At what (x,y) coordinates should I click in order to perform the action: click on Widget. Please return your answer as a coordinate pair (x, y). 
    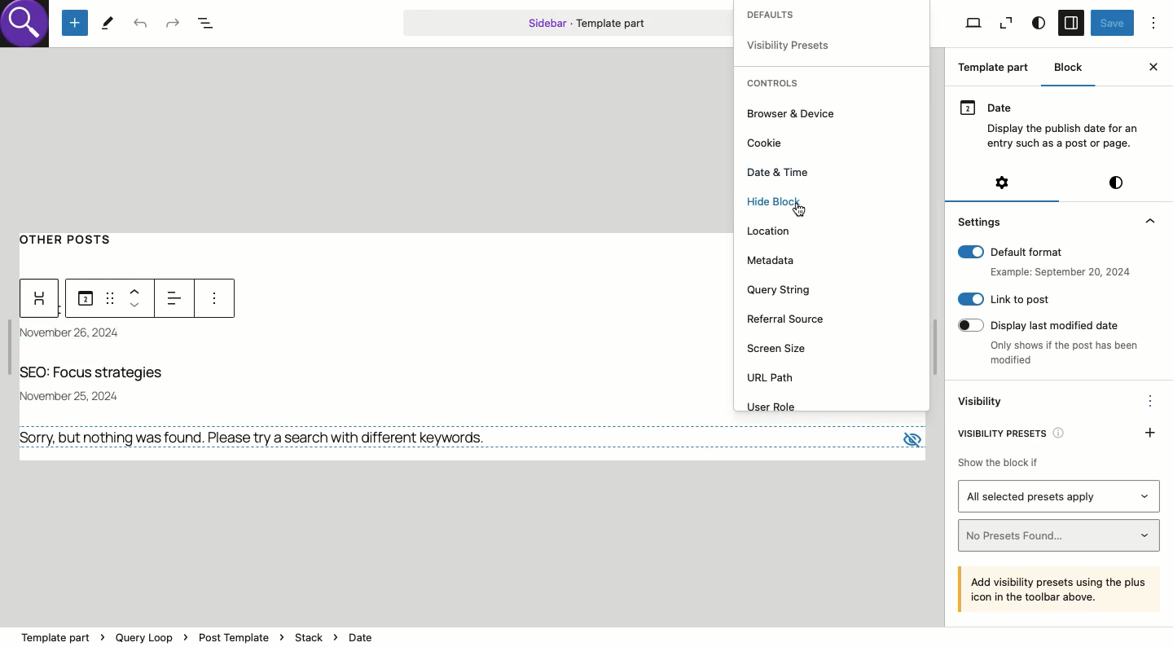
    Looking at the image, I should click on (41, 299).